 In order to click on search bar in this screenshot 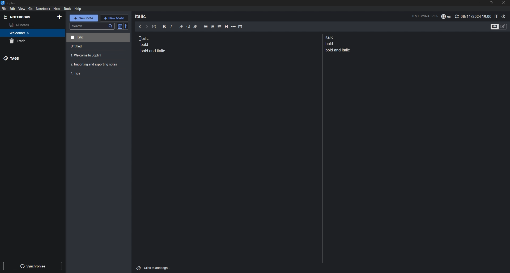, I will do `click(92, 26)`.